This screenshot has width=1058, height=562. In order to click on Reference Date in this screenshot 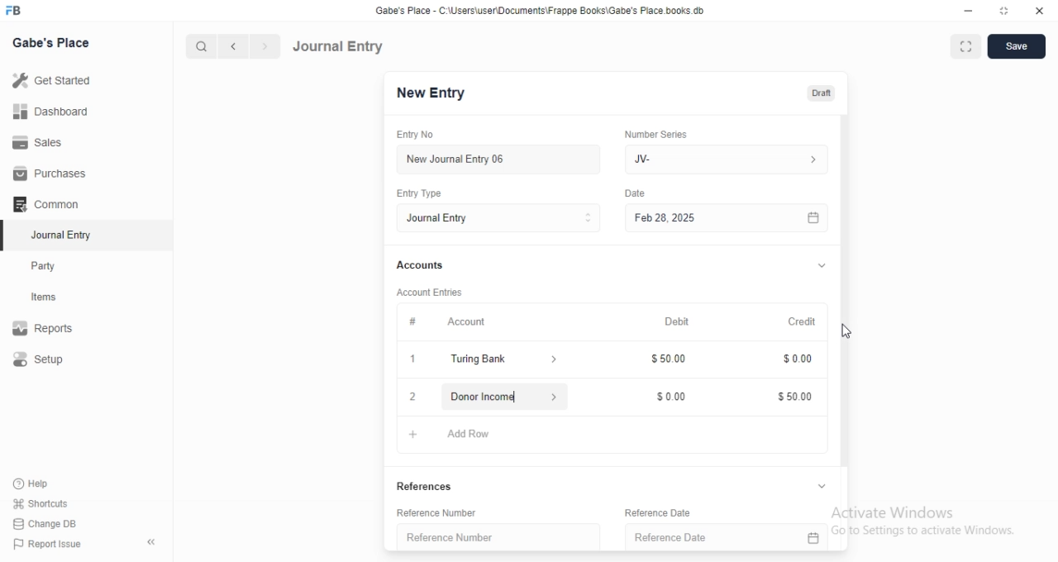, I will do `click(667, 512)`.